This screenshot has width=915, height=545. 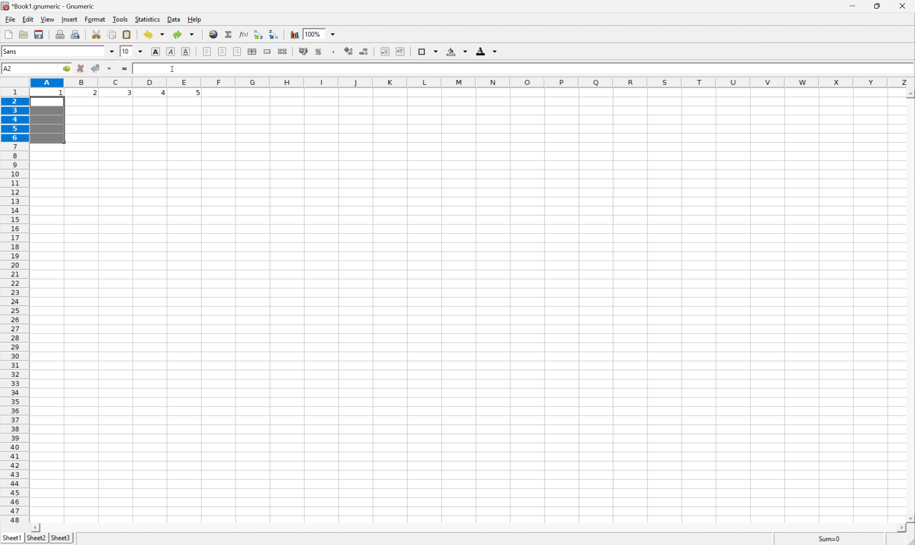 I want to click on center horizontally, so click(x=252, y=51).